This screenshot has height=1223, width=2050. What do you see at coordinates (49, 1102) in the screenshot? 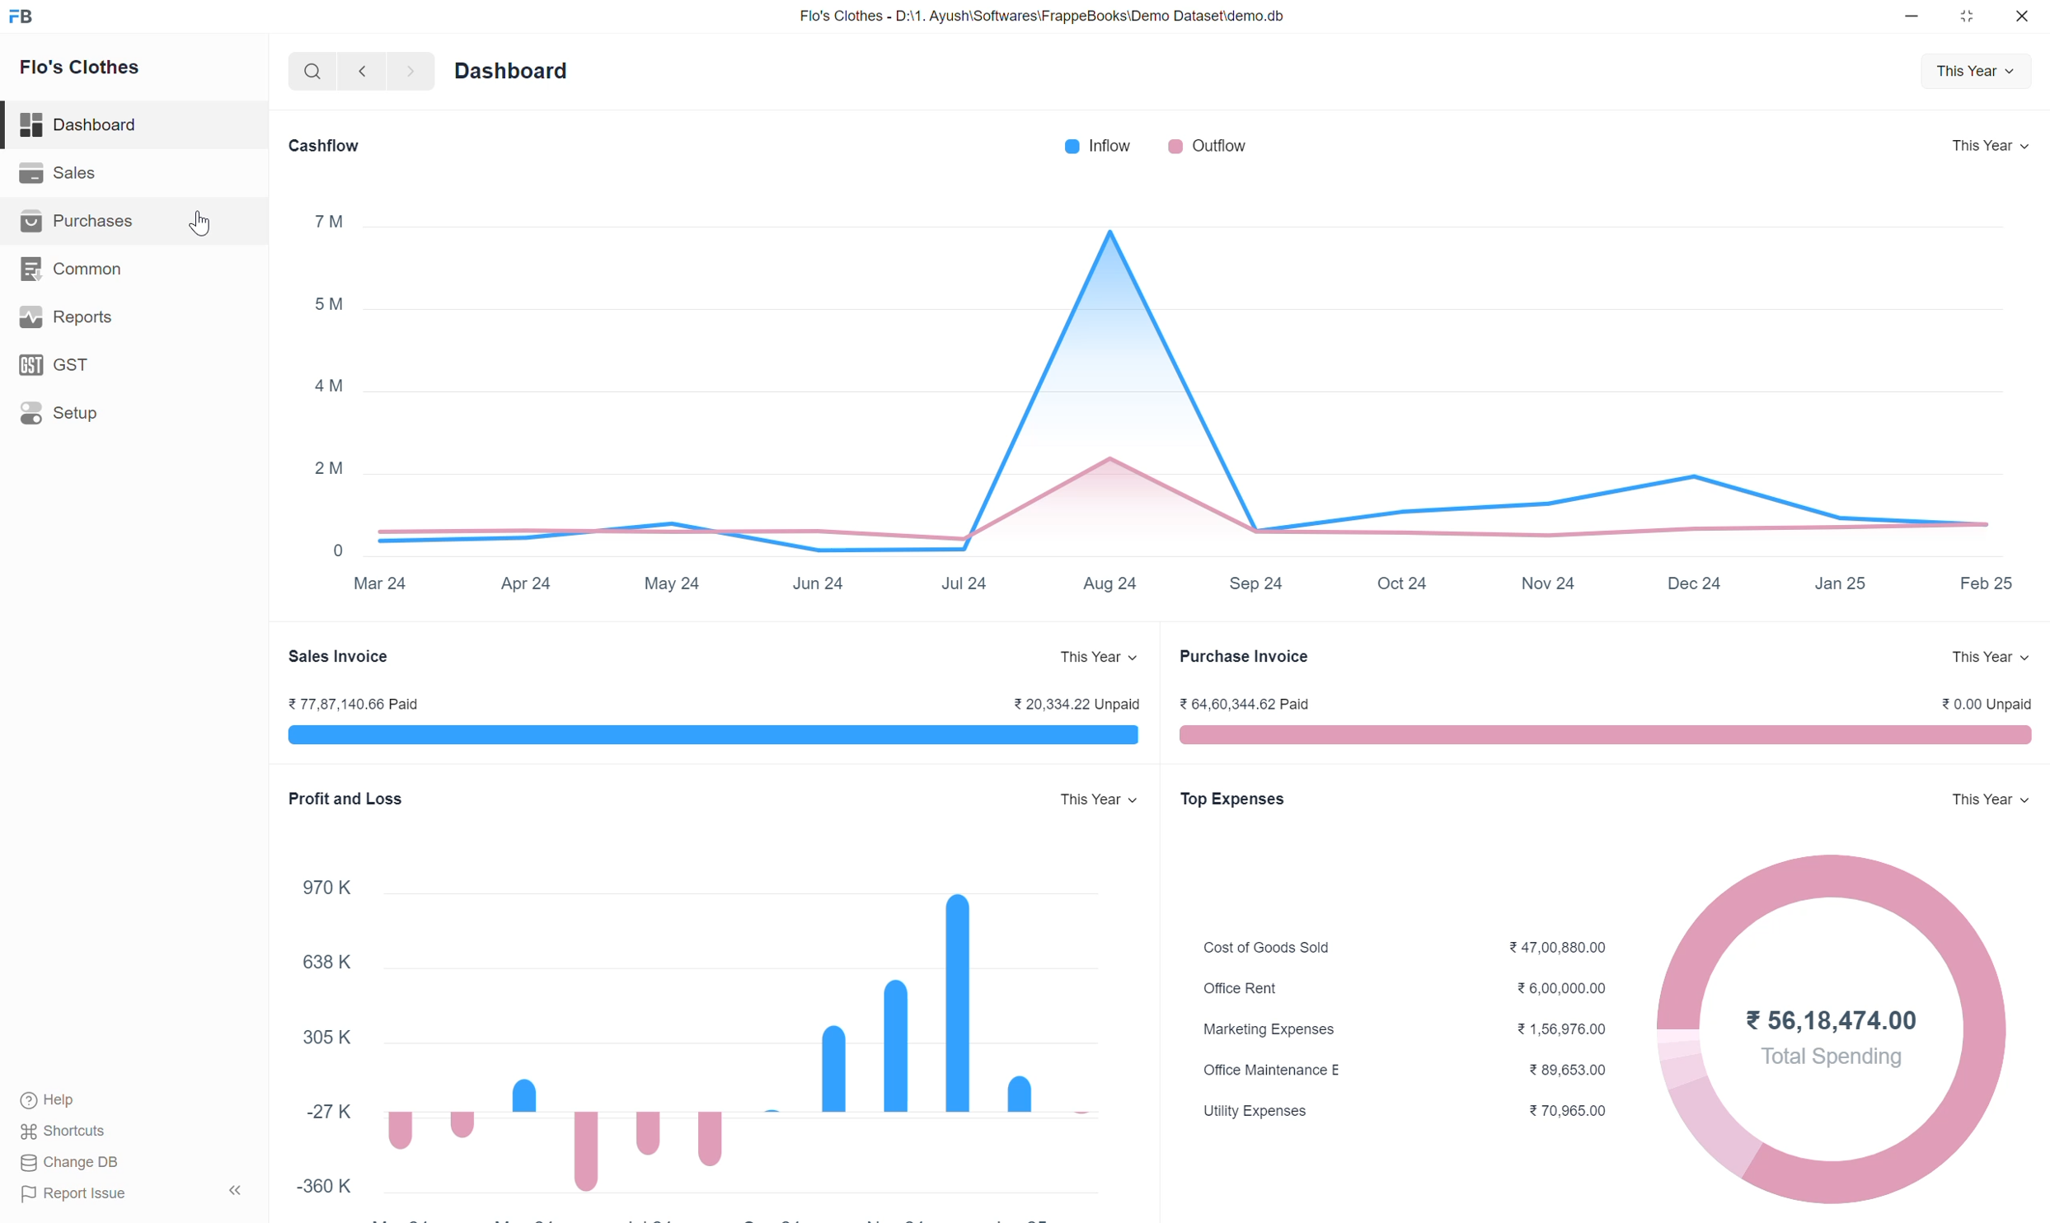
I see `Help` at bounding box center [49, 1102].